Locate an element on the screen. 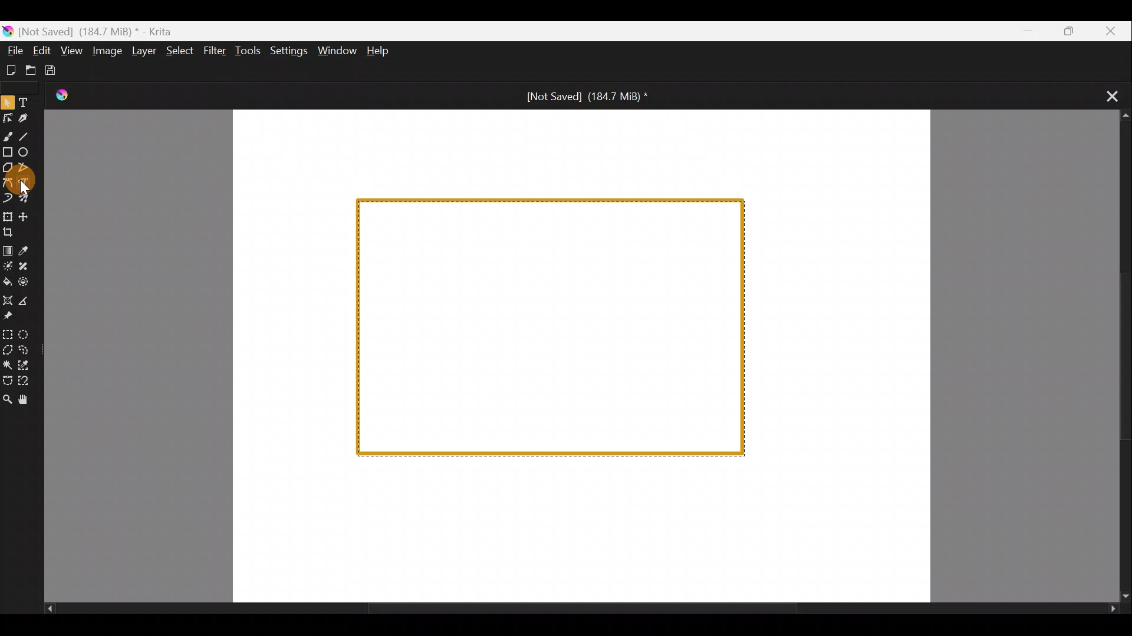  Rectangle tool is located at coordinates (7, 152).